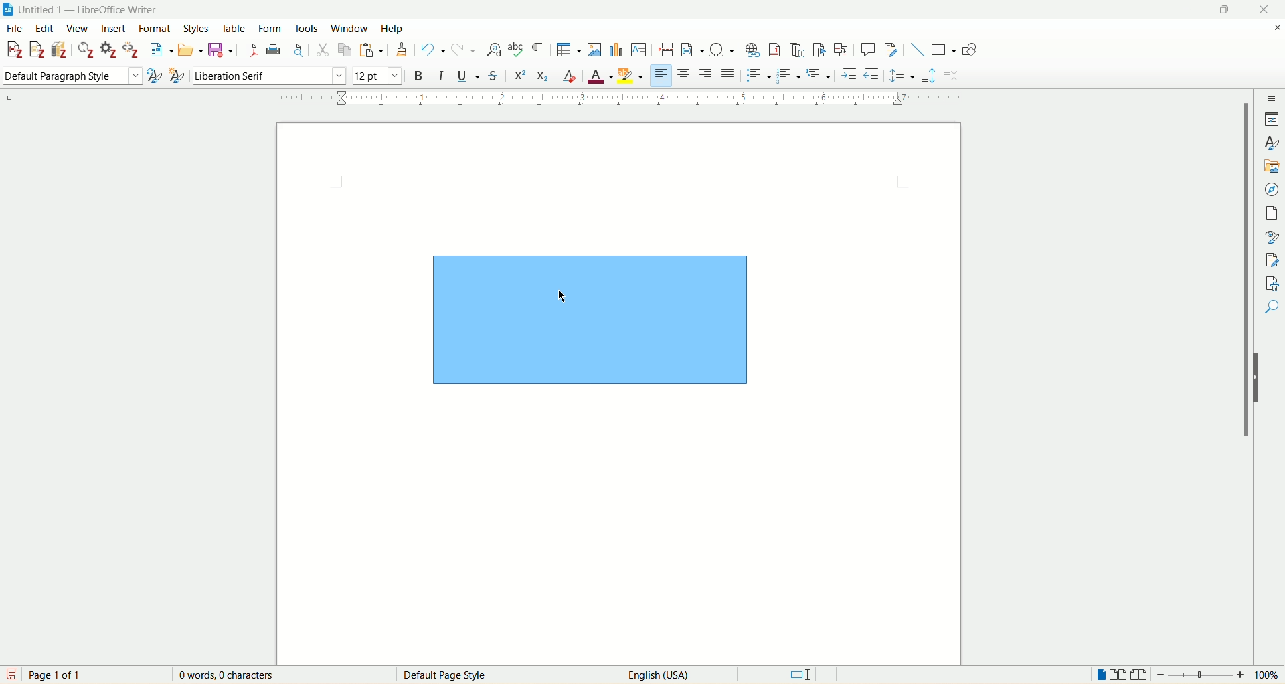  Describe the element at coordinates (612, 389) in the screenshot. I see `page` at that location.